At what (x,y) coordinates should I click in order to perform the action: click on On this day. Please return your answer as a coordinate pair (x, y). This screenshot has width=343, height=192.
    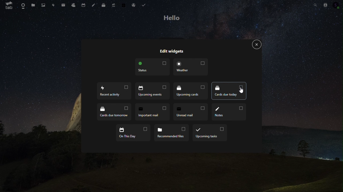
    Looking at the image, I should click on (132, 133).